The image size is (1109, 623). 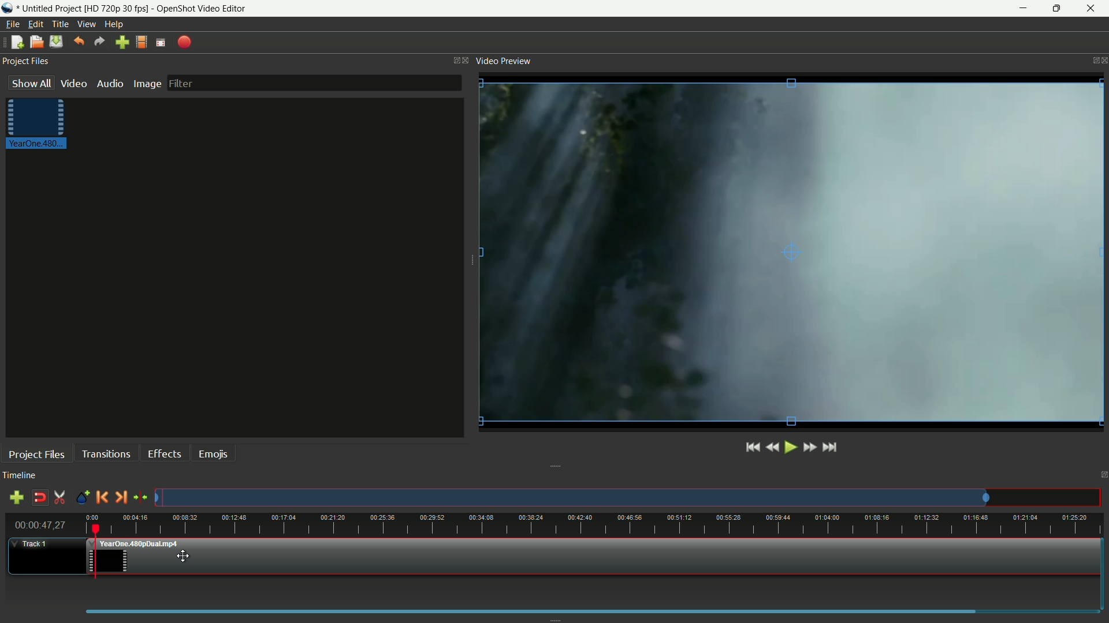 I want to click on close project files, so click(x=466, y=61).